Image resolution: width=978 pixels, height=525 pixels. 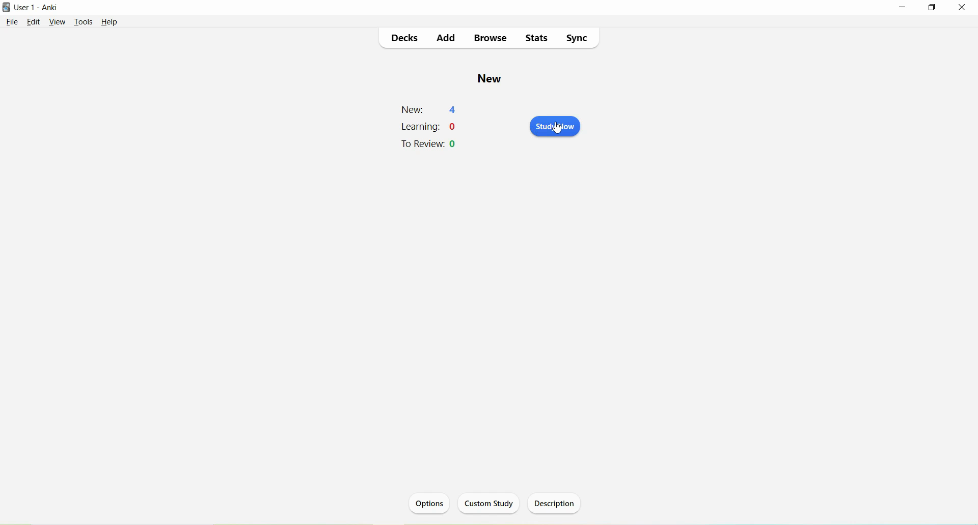 I want to click on Sync, so click(x=577, y=39).